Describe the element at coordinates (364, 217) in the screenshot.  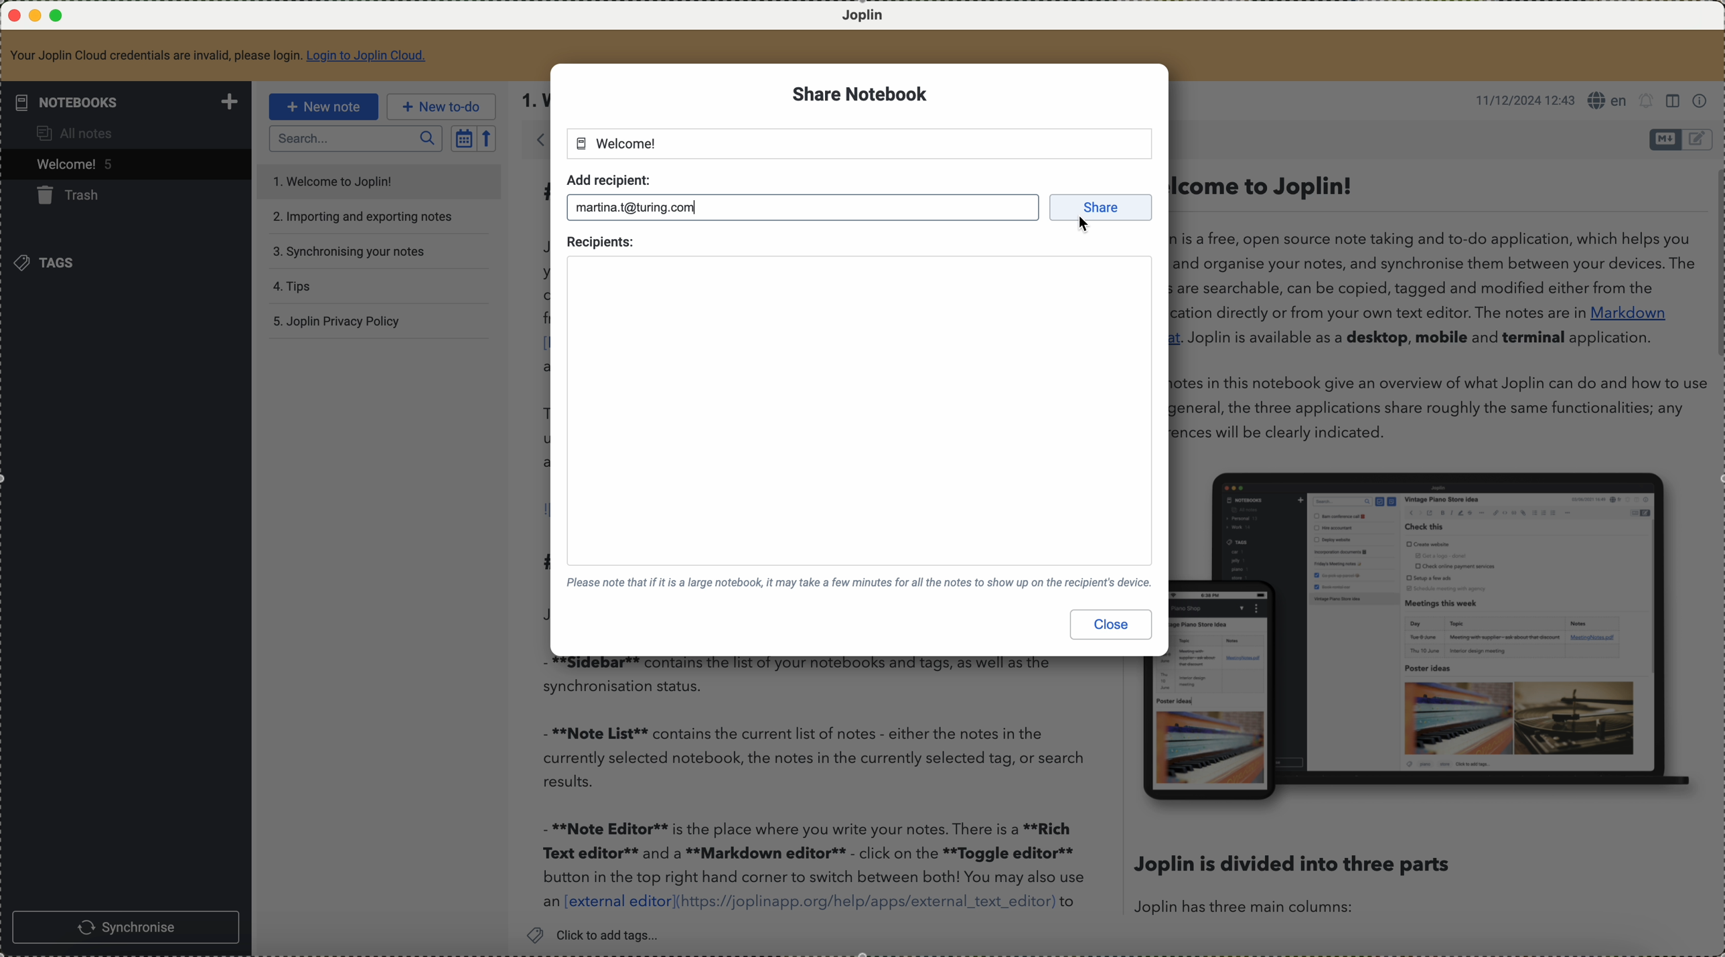
I see `importing and exporting notes` at that location.